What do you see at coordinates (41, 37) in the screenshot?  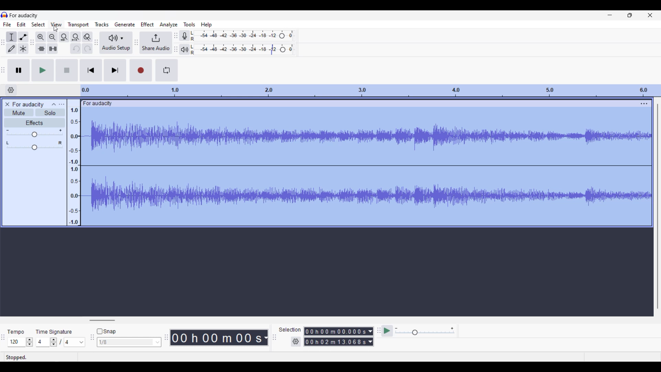 I see `Zoom in` at bounding box center [41, 37].